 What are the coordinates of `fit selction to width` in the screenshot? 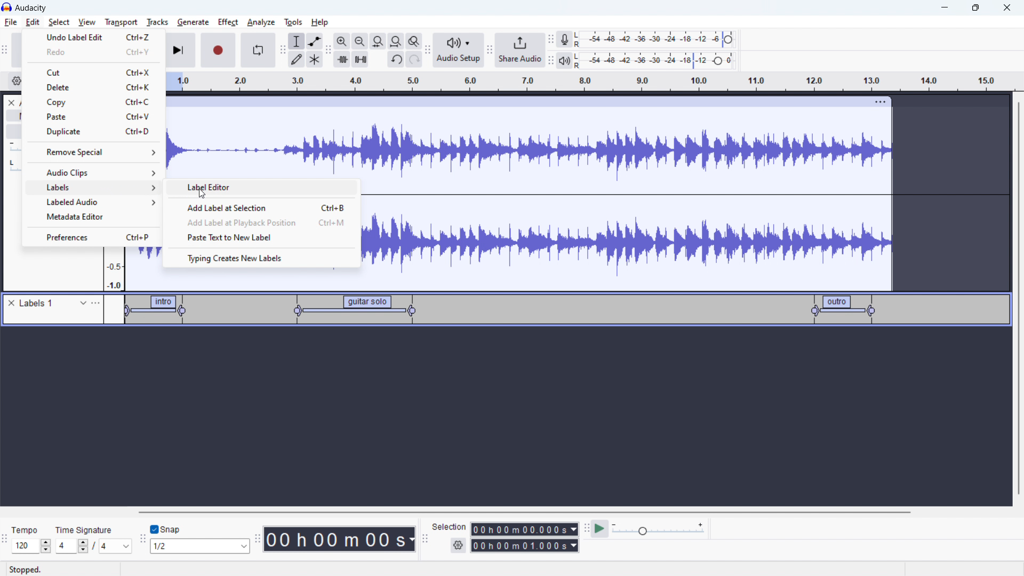 It's located at (378, 42).